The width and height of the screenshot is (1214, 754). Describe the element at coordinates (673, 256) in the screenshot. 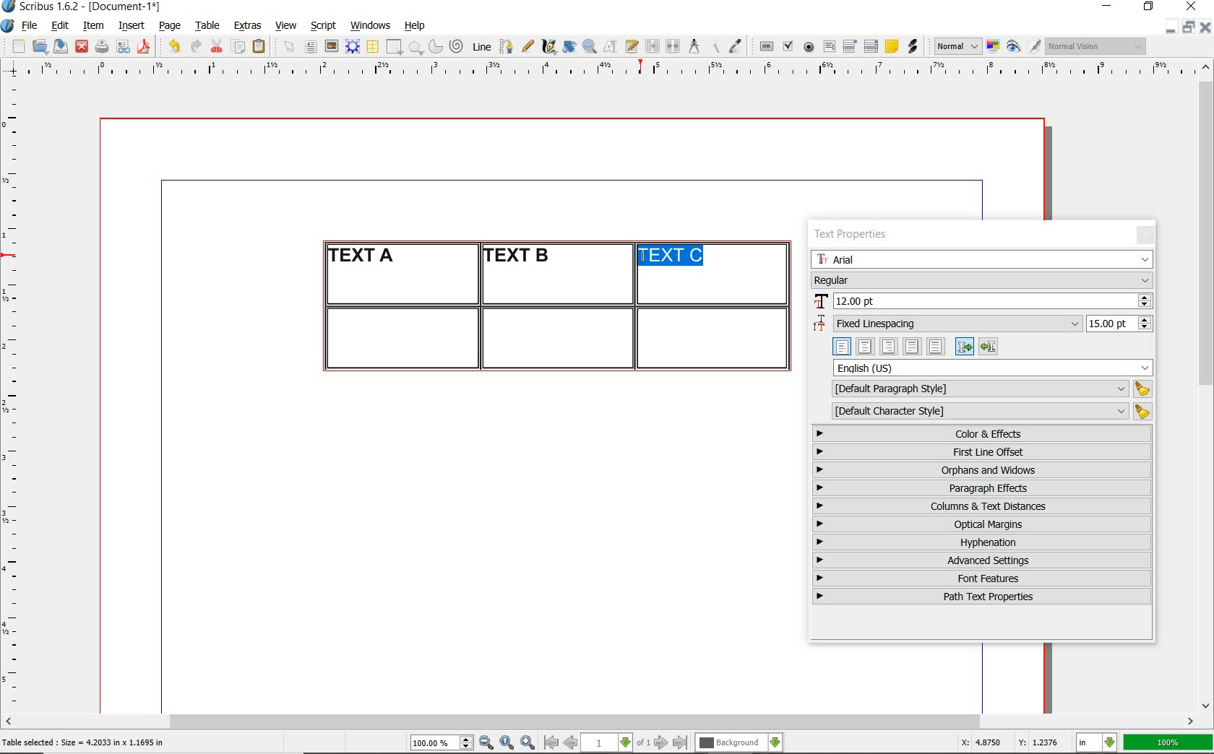

I see `text highlighted` at that location.